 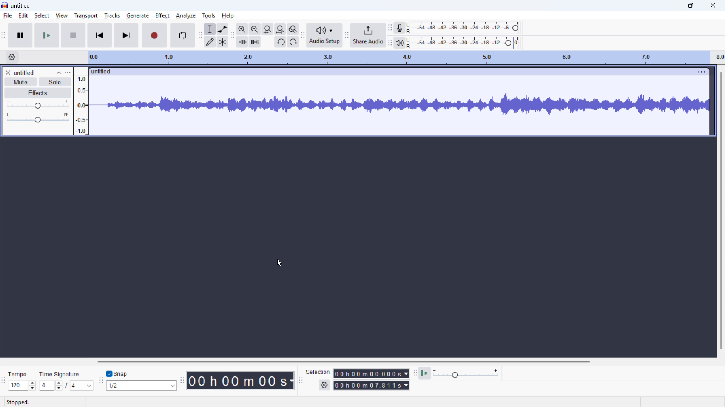 What do you see at coordinates (463, 43) in the screenshot?
I see `Playback level ` at bounding box center [463, 43].